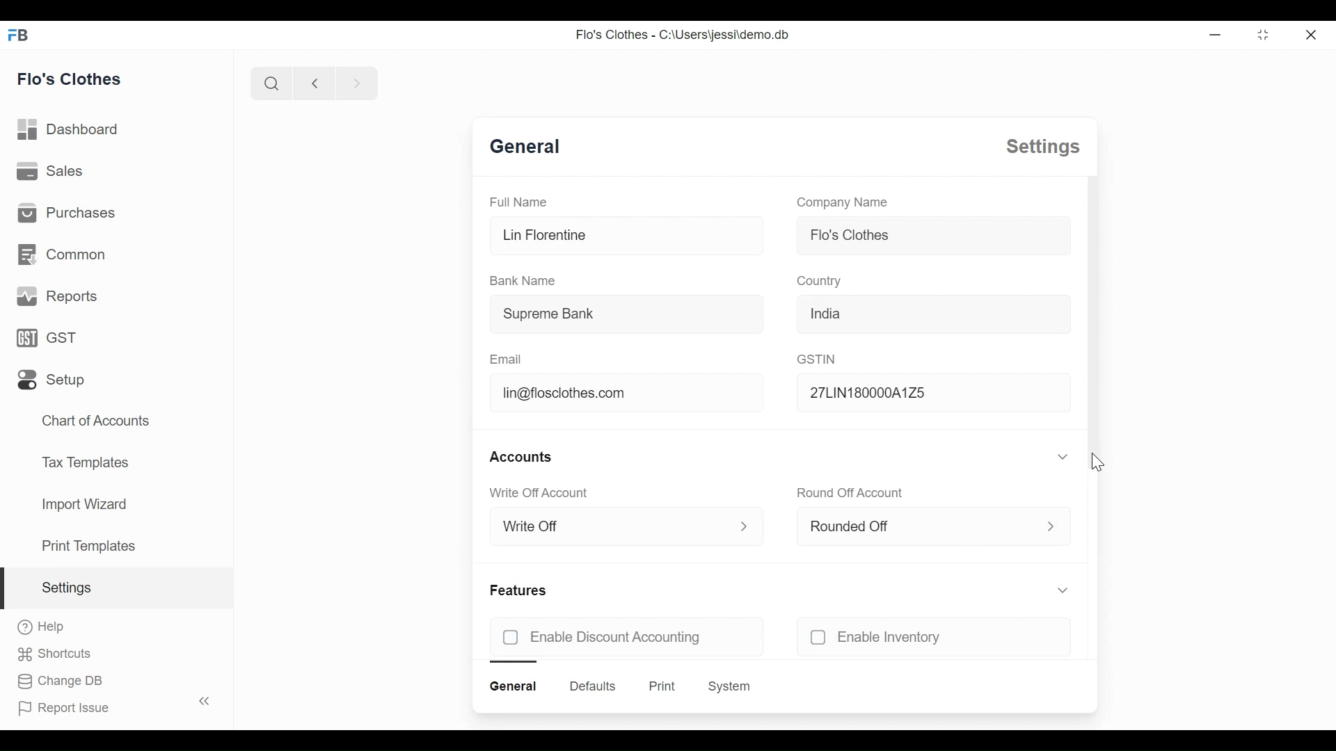 This screenshot has width=1336, height=751. I want to click on Email, so click(507, 358).